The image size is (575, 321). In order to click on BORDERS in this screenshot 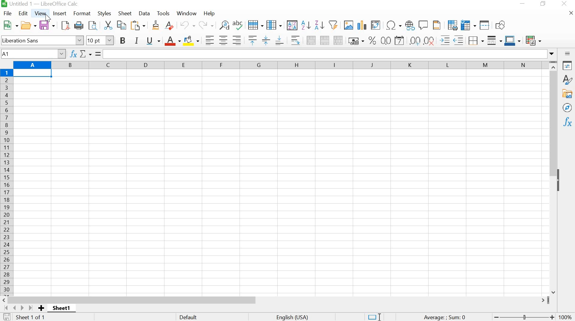, I will do `click(475, 41)`.